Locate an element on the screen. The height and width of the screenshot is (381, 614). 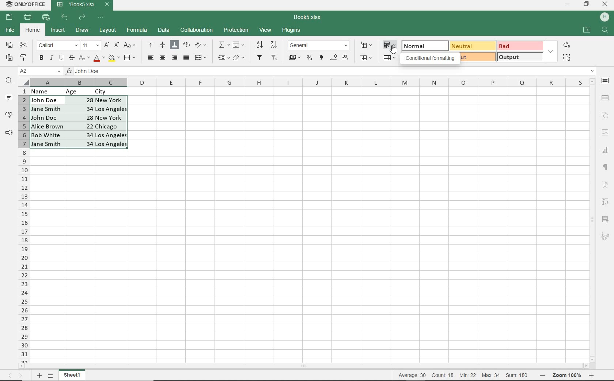
NEUTRAL is located at coordinates (471, 46).